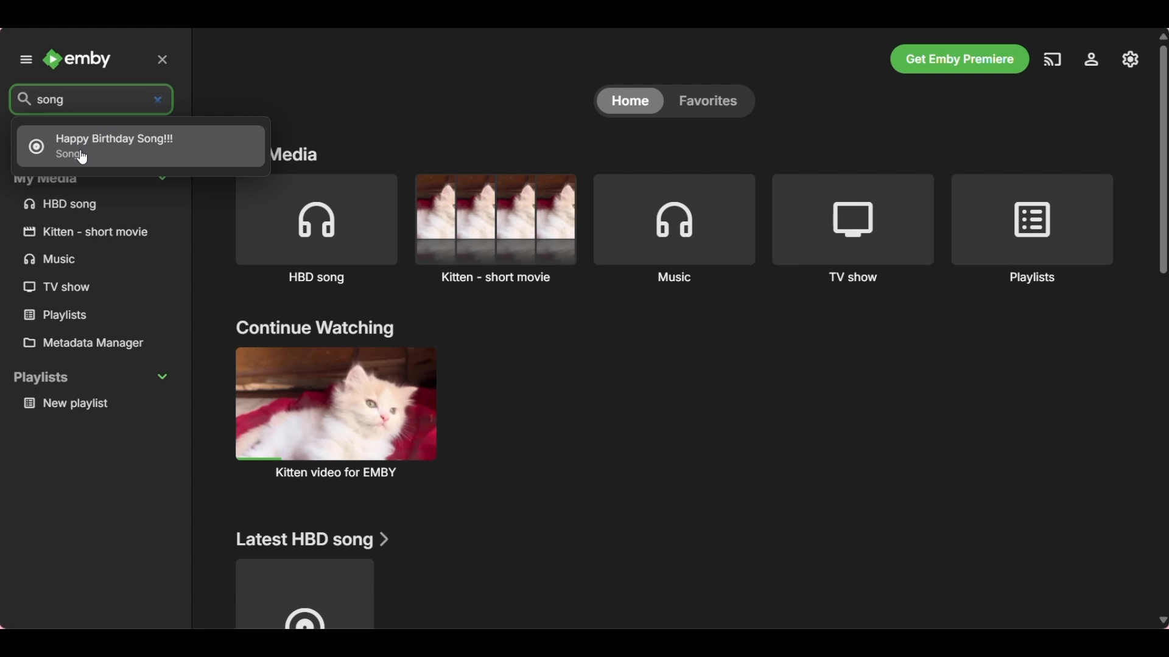 Image resolution: width=1169 pixels, height=657 pixels. What do you see at coordinates (83, 158) in the screenshot?
I see `cursor` at bounding box center [83, 158].